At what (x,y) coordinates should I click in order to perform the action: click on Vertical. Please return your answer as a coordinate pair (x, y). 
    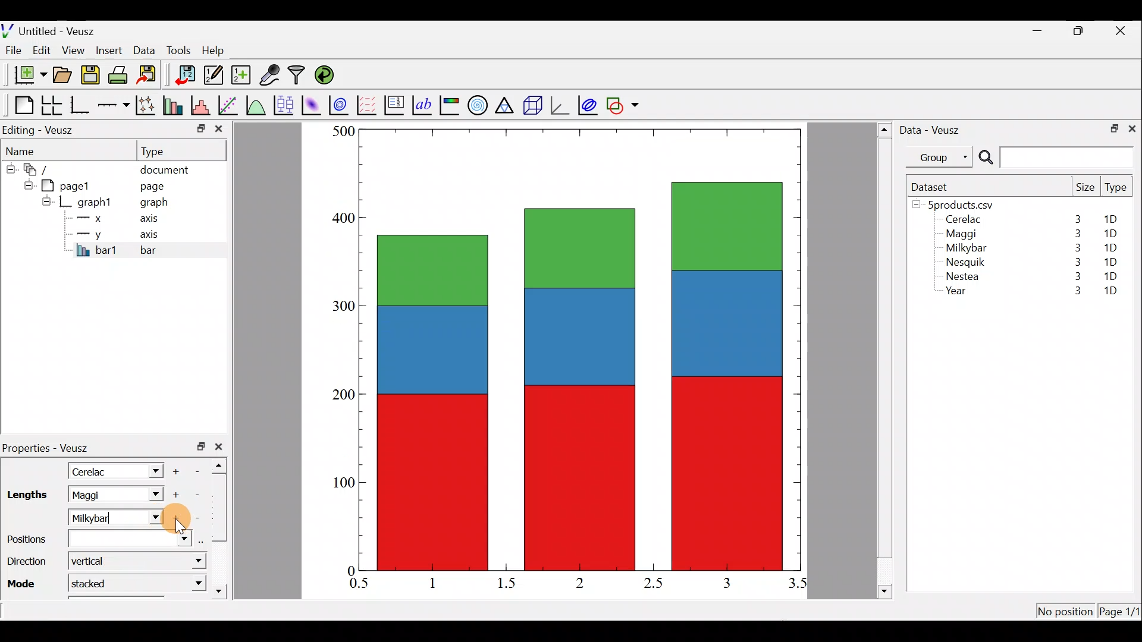
    Looking at the image, I should click on (94, 561).